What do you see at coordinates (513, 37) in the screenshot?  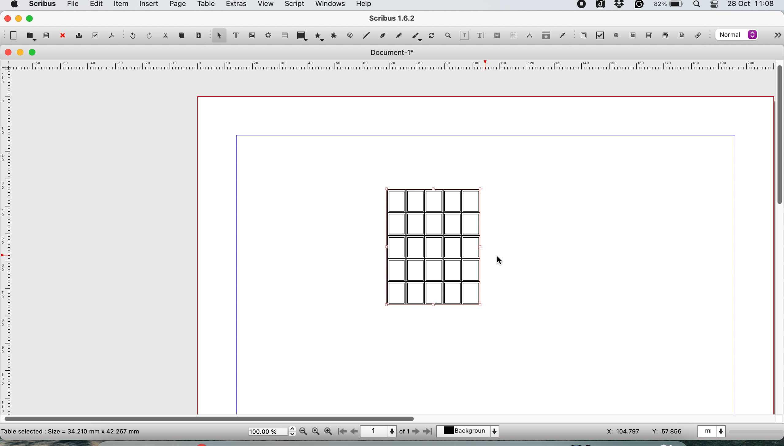 I see `unlink text frames` at bounding box center [513, 37].